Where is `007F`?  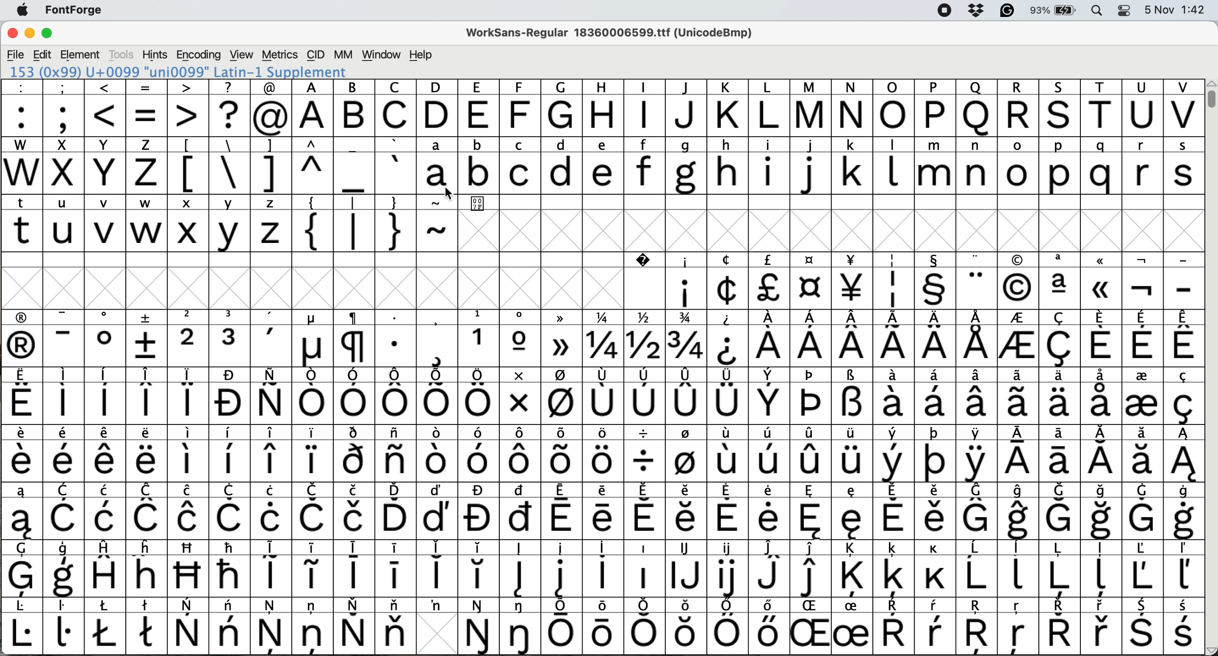 007F is located at coordinates (478, 205).